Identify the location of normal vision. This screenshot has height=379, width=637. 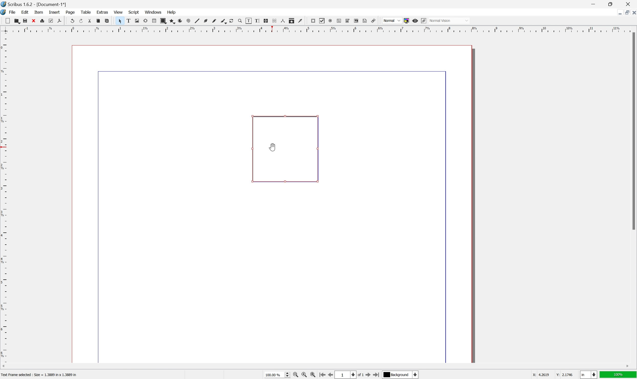
(449, 20).